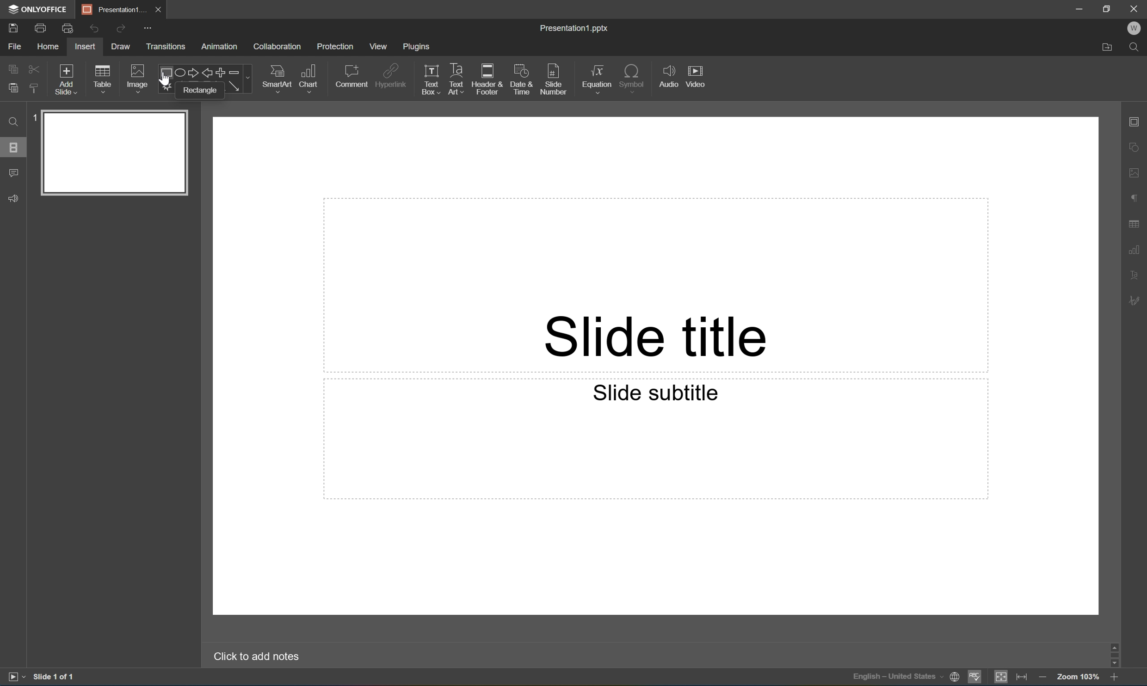  I want to click on Find, so click(1136, 49).